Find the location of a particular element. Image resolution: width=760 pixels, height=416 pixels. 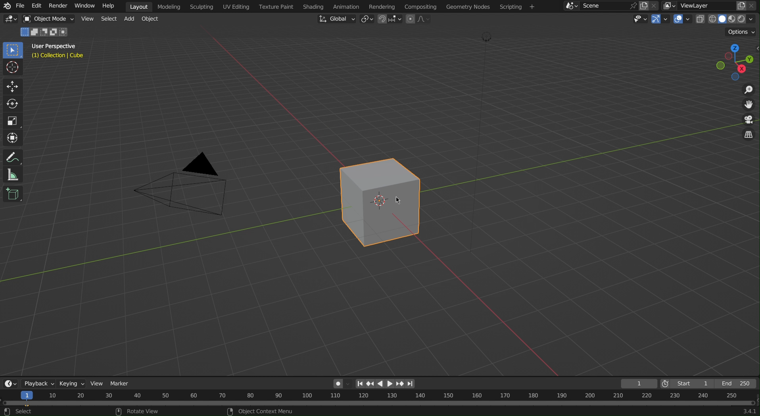

Select Box is located at coordinates (13, 50).